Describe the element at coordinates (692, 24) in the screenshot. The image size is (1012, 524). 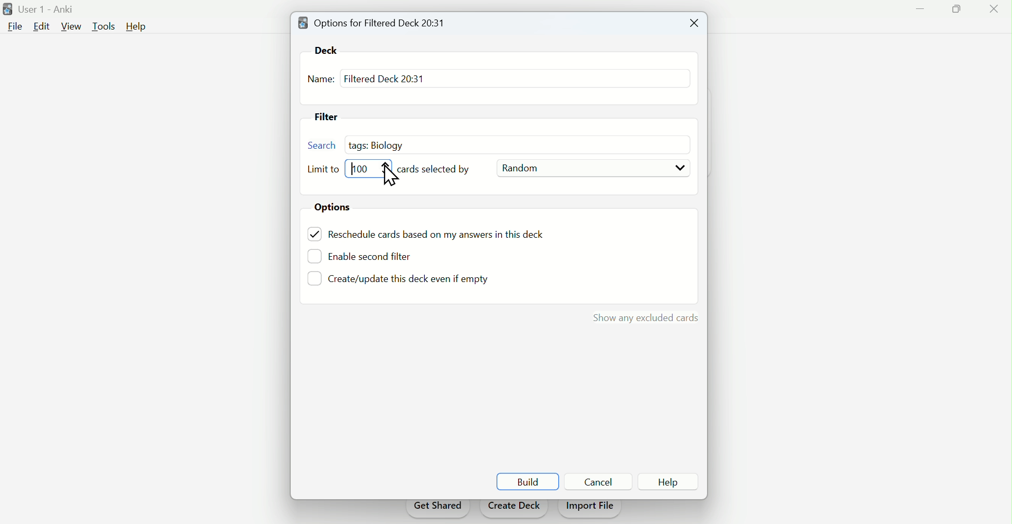
I see `Close tab` at that location.